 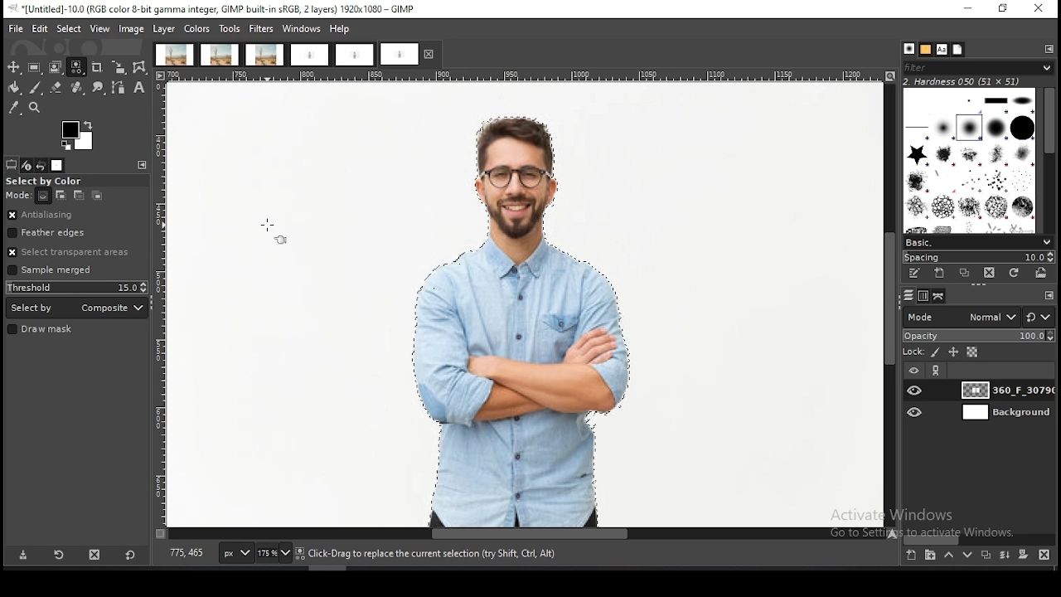 I want to click on hardness 050 (51x51), so click(x=962, y=81).